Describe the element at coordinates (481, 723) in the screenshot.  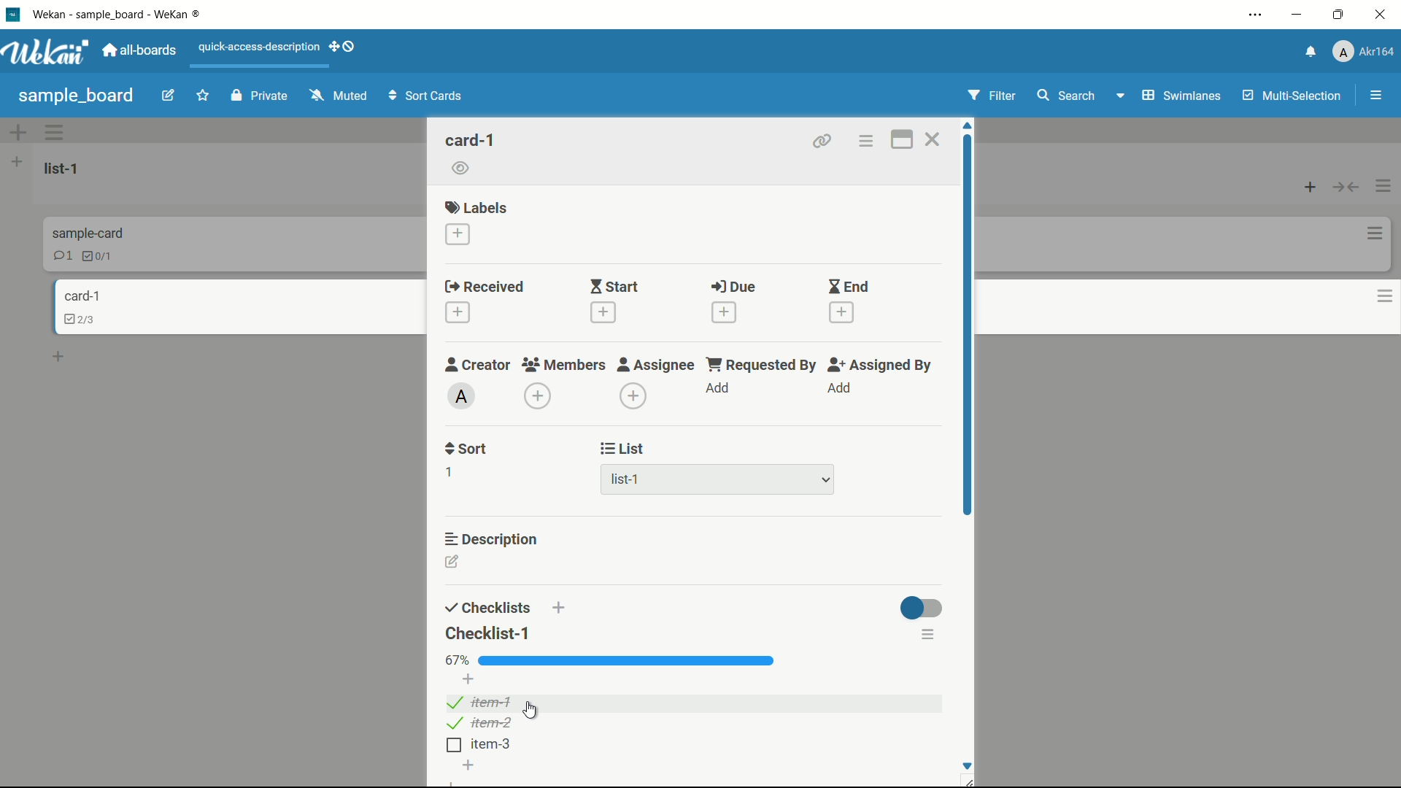
I see `item-2` at that location.